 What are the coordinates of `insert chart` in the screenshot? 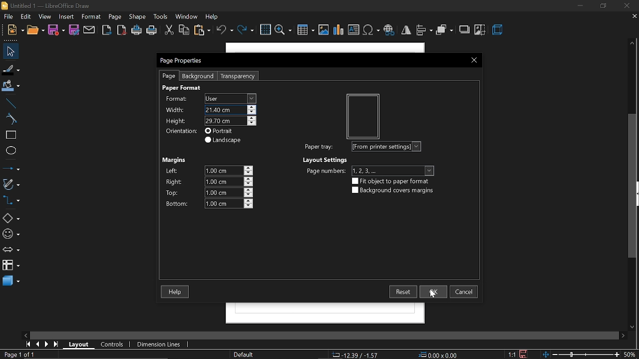 It's located at (338, 29).